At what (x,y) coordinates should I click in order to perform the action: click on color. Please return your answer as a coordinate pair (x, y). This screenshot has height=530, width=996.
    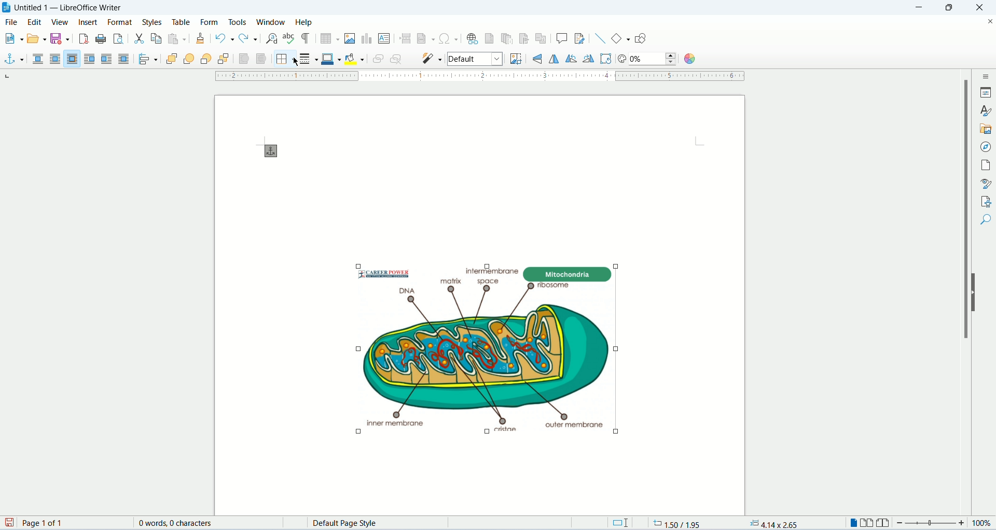
    Looking at the image, I should click on (688, 59).